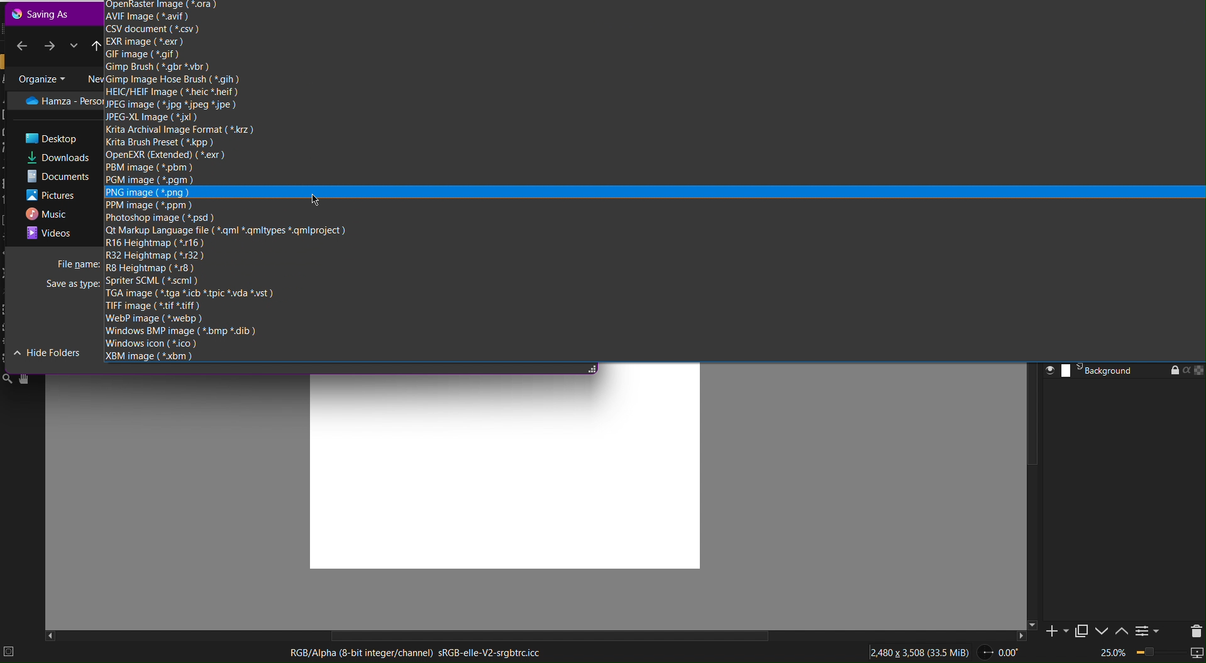 The image size is (1206, 663). Describe the element at coordinates (1193, 630) in the screenshot. I see `Delete` at that location.